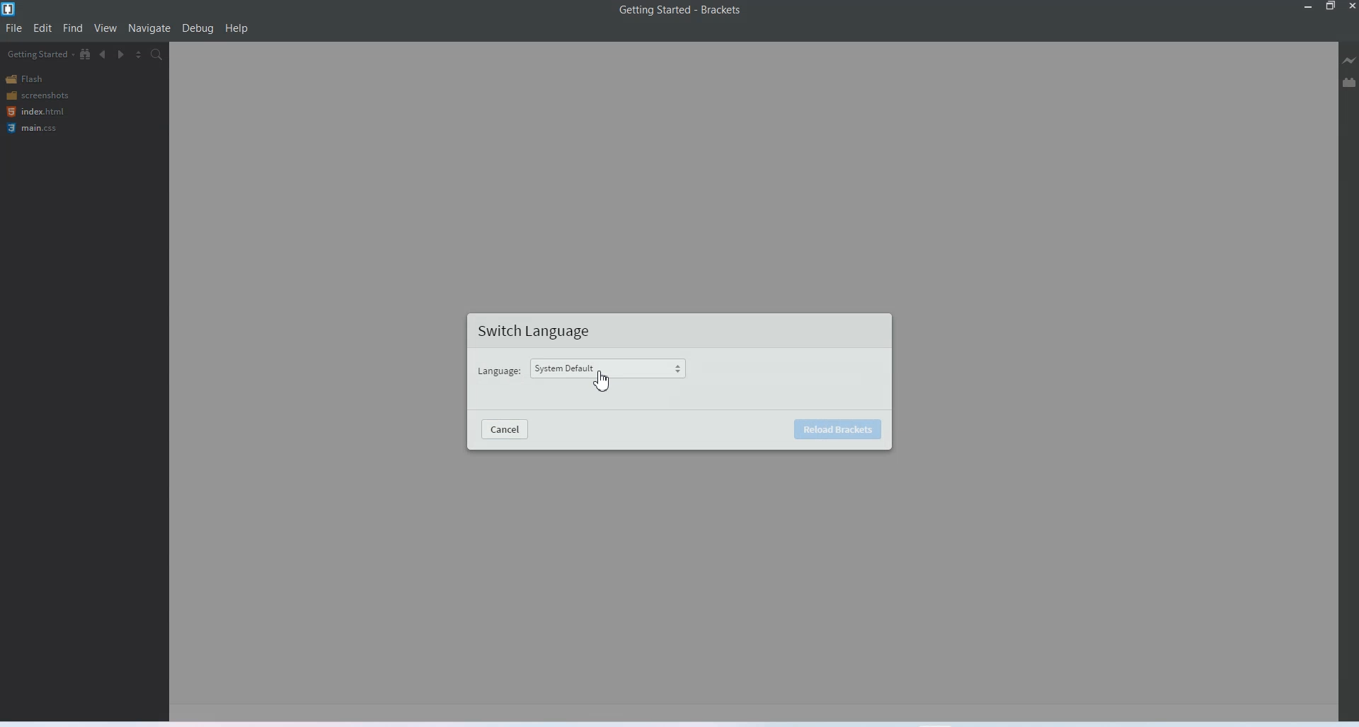  What do you see at coordinates (500, 372) in the screenshot?
I see `language` at bounding box center [500, 372].